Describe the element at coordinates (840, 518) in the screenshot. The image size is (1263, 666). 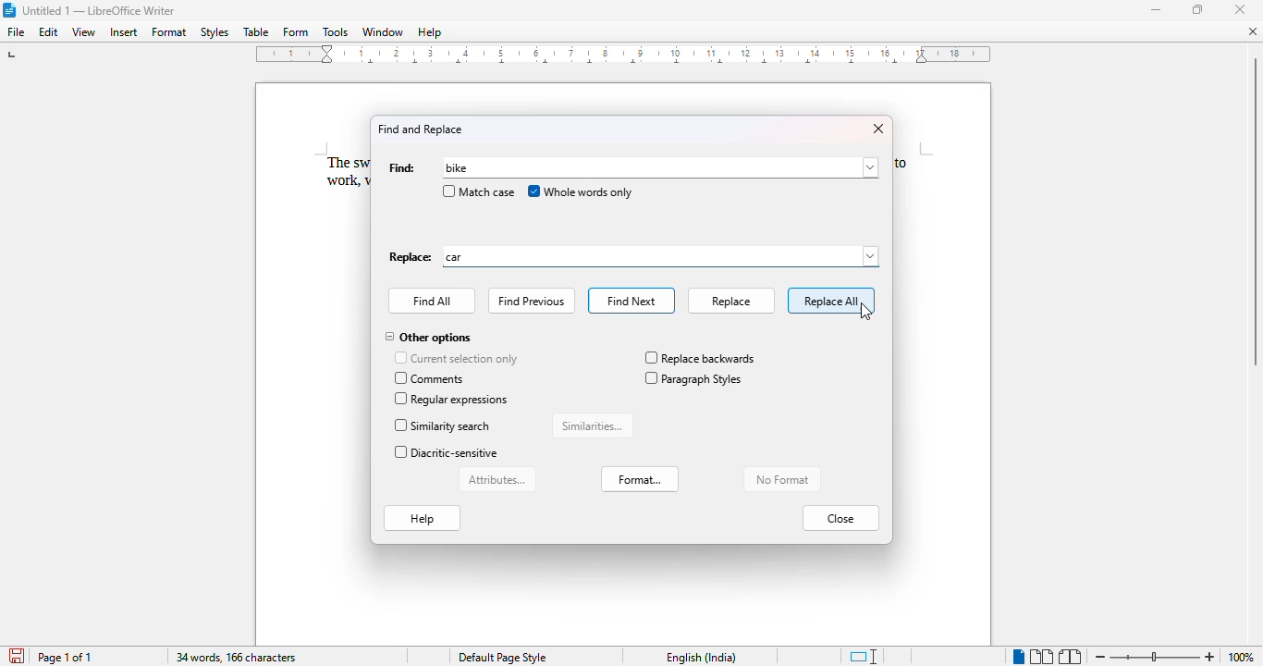
I see `close` at that location.